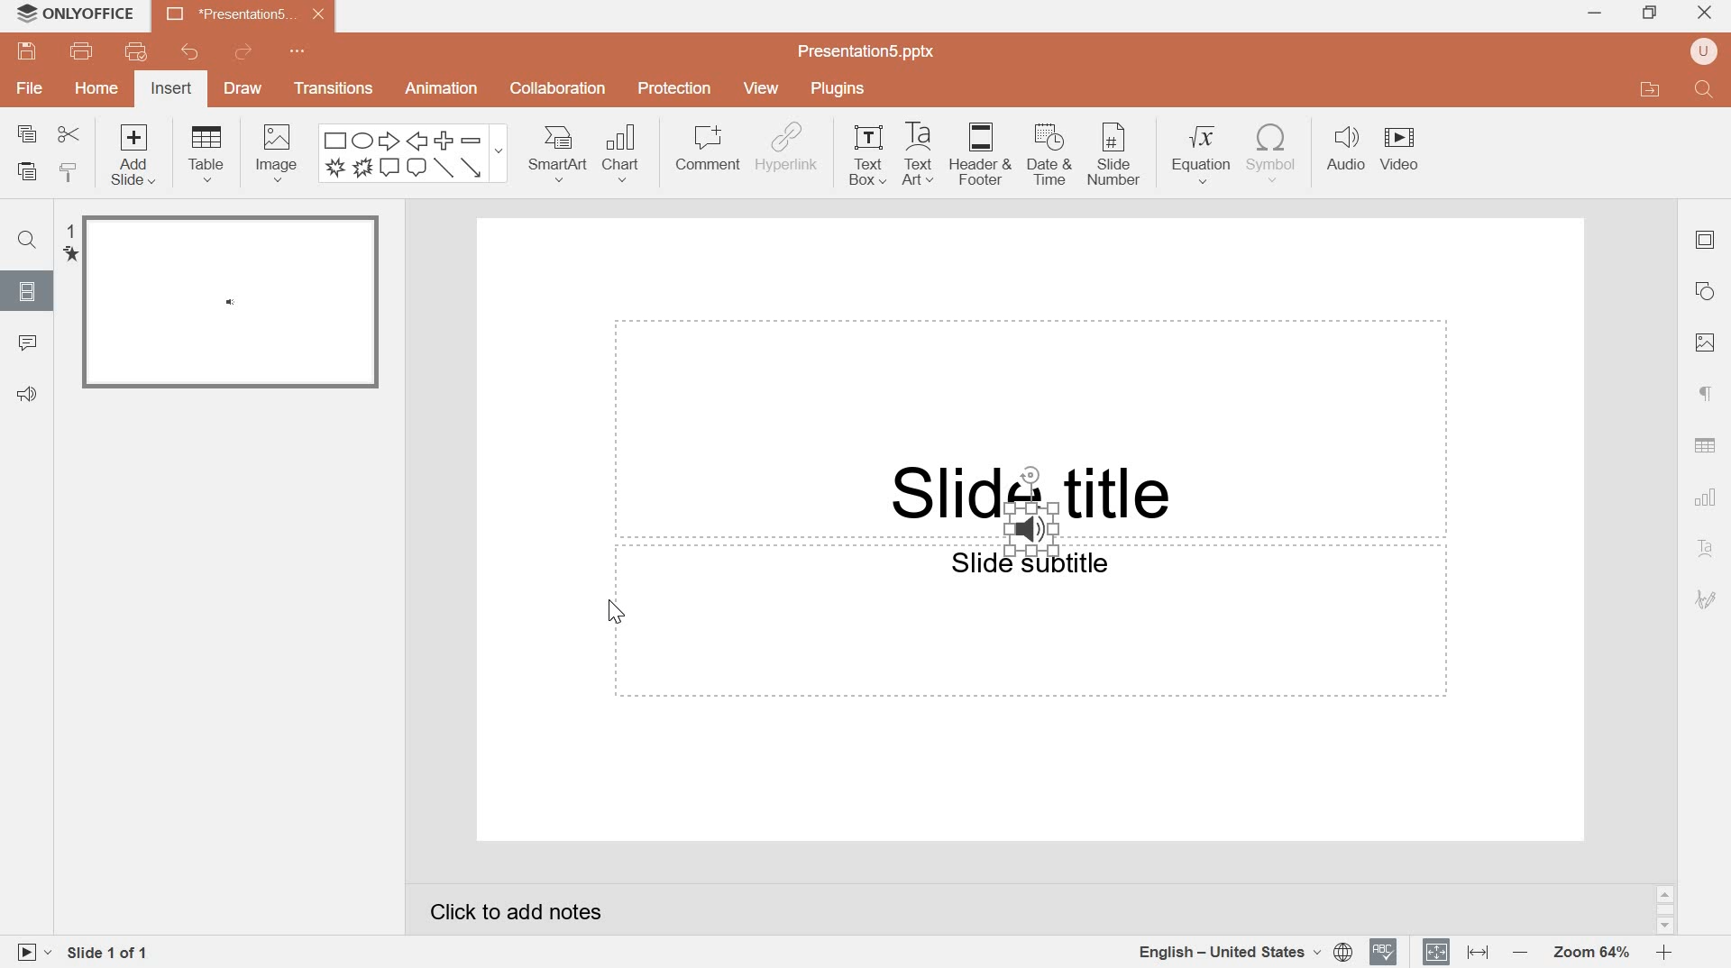 The image size is (1731, 968). Describe the element at coordinates (922, 154) in the screenshot. I see `Text Art` at that location.